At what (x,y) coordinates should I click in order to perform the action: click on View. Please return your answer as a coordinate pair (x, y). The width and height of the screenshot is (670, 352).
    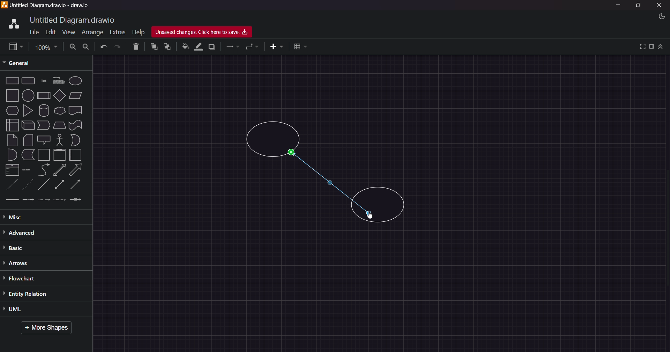
    Looking at the image, I should click on (66, 32).